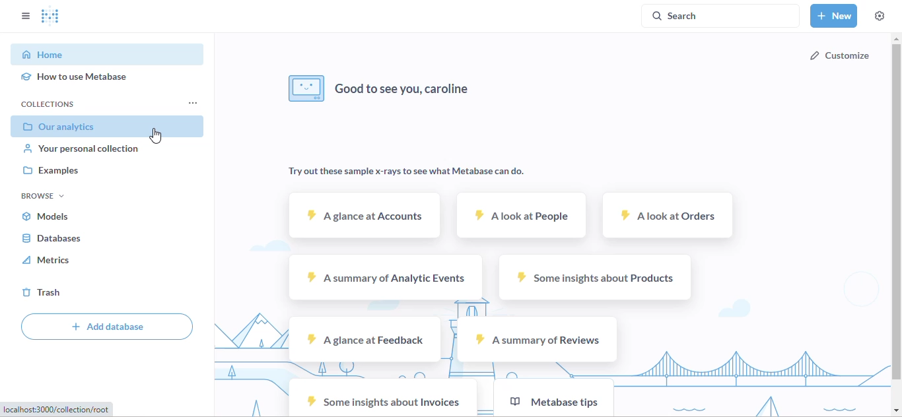 The image size is (902, 417). What do you see at coordinates (57, 410) in the screenshot?
I see `link` at bounding box center [57, 410].